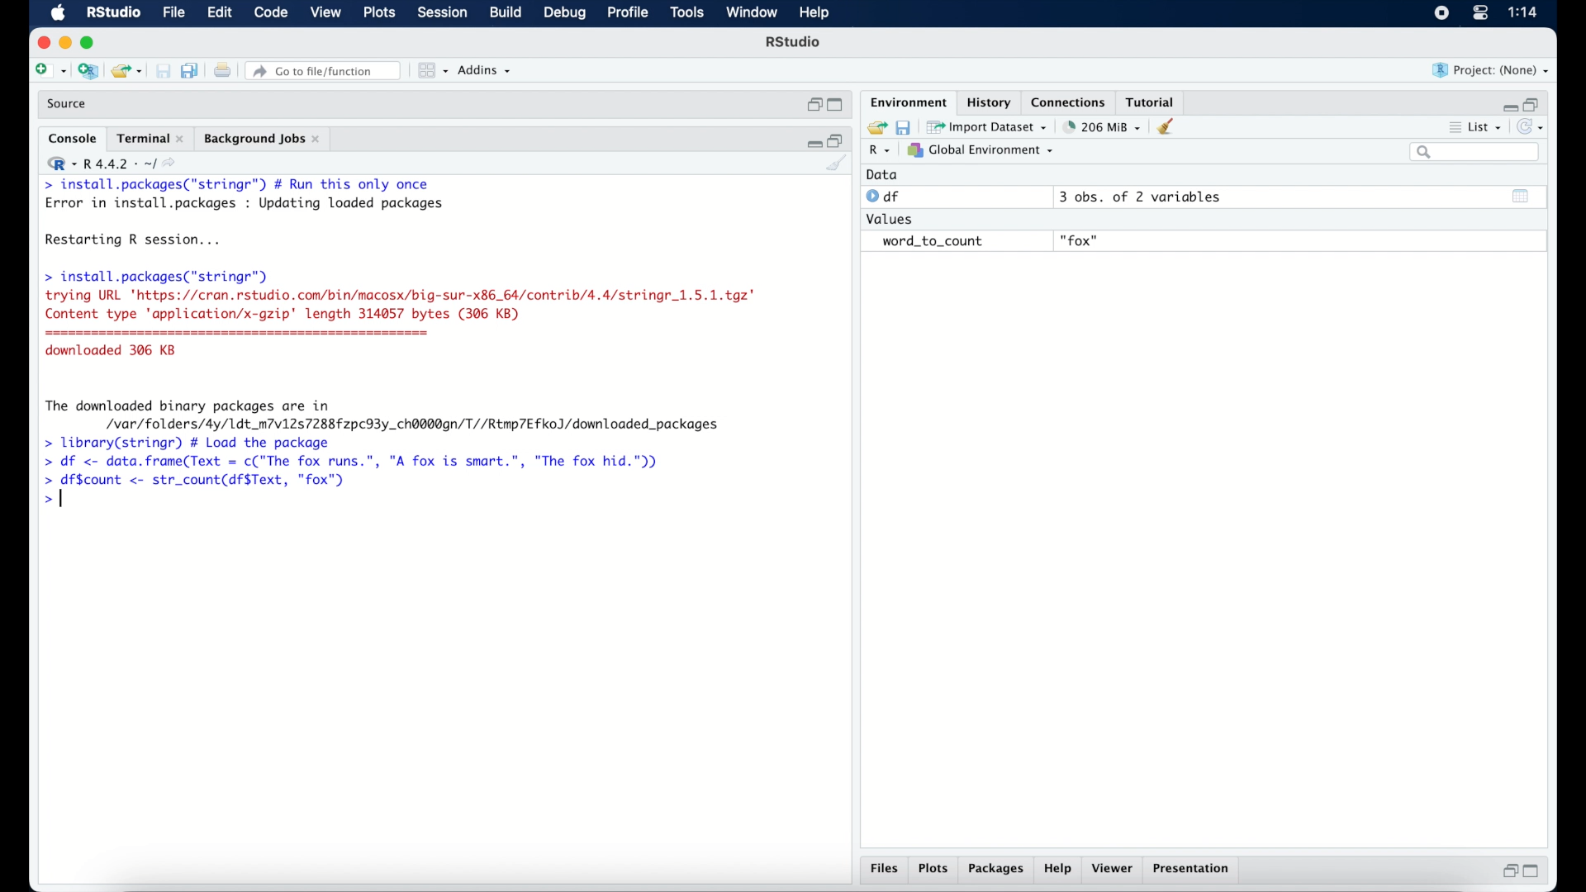 This screenshot has width=1586, height=892. I want to click on history, so click(987, 102).